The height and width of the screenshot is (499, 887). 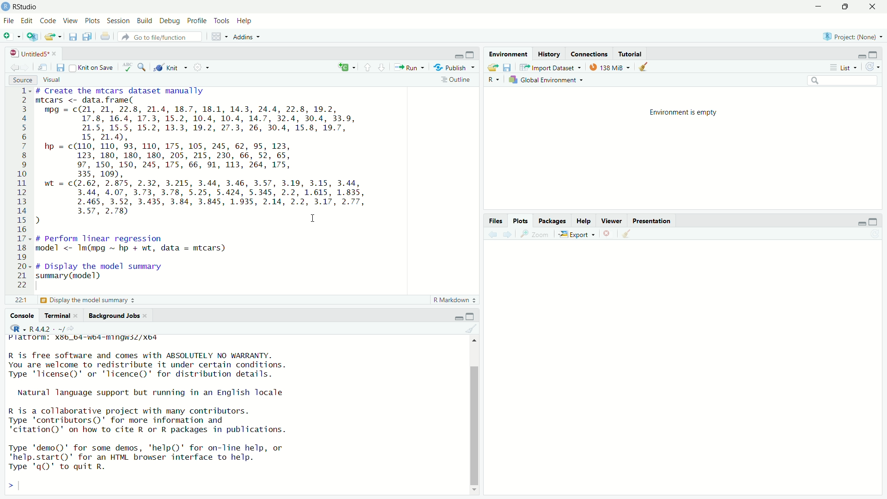 What do you see at coordinates (845, 6) in the screenshot?
I see `maximize` at bounding box center [845, 6].